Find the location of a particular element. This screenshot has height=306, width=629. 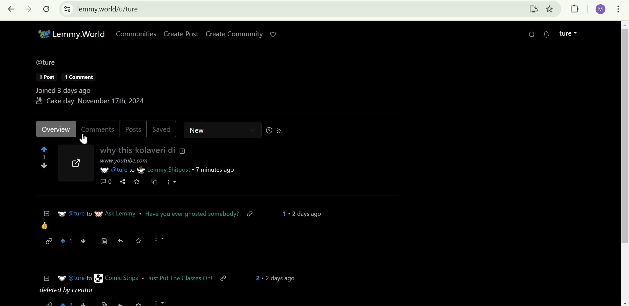

link is located at coordinates (49, 241).